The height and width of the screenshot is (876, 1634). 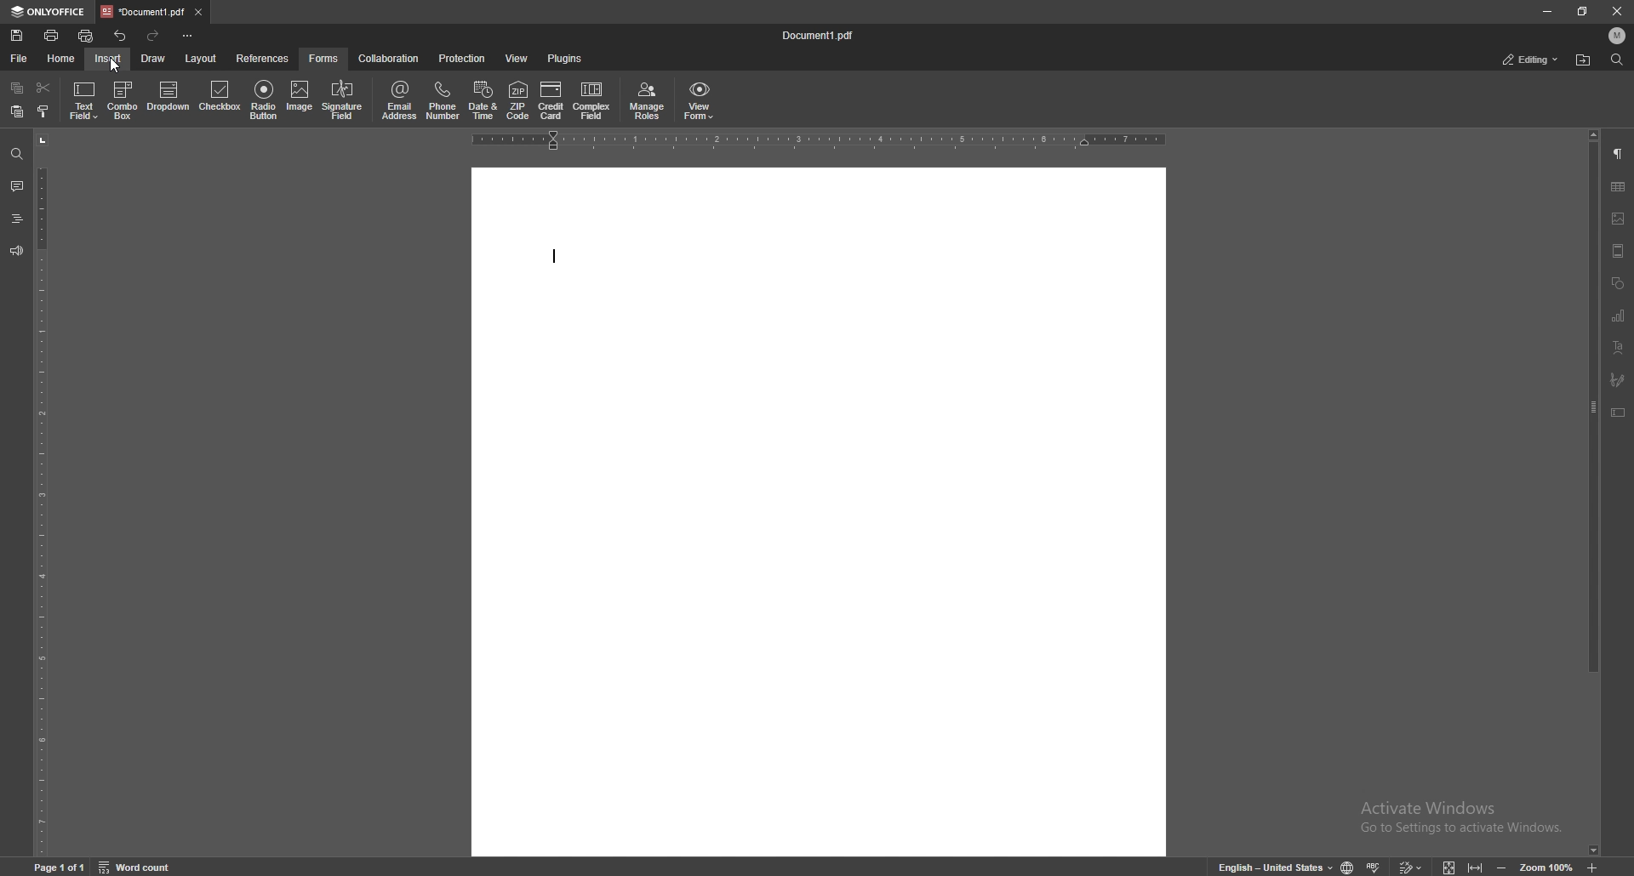 I want to click on profile, so click(x=1618, y=36).